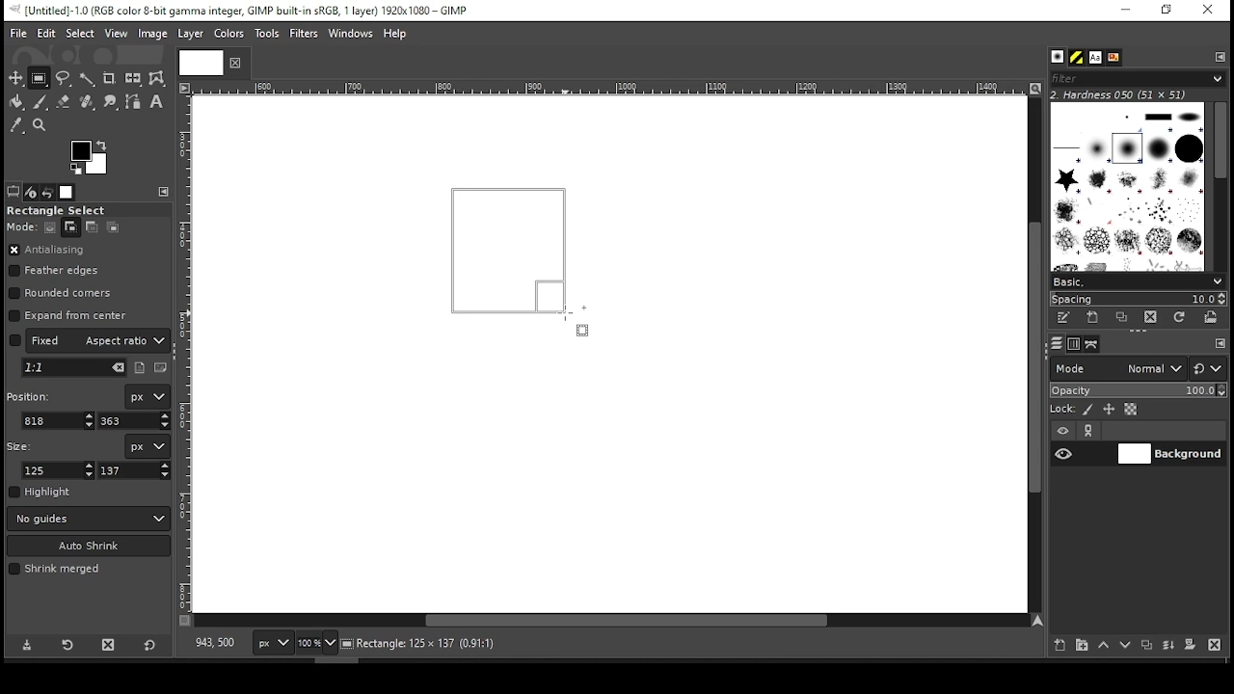 Image resolution: width=1234 pixels, height=694 pixels. What do you see at coordinates (1168, 11) in the screenshot?
I see `restore` at bounding box center [1168, 11].